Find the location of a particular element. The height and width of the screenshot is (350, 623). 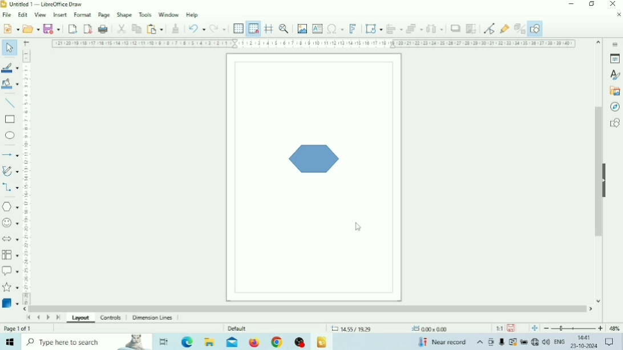

View is located at coordinates (41, 15).